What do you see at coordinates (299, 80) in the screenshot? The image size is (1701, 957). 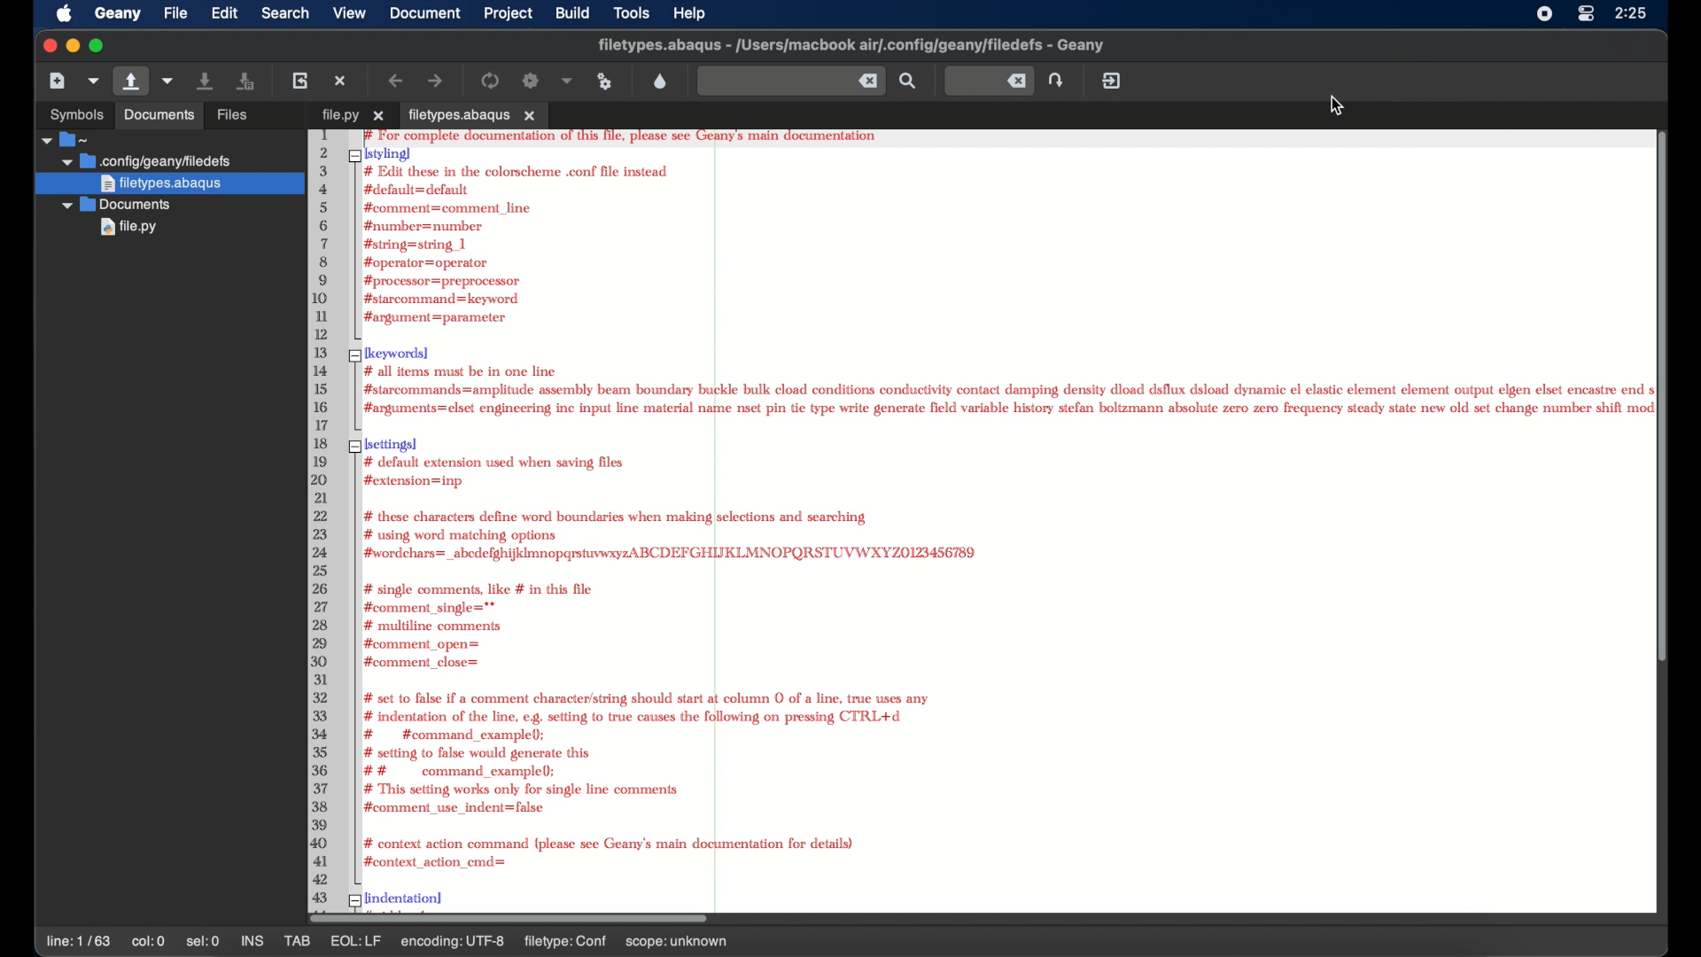 I see `reload current file from disk` at bounding box center [299, 80].